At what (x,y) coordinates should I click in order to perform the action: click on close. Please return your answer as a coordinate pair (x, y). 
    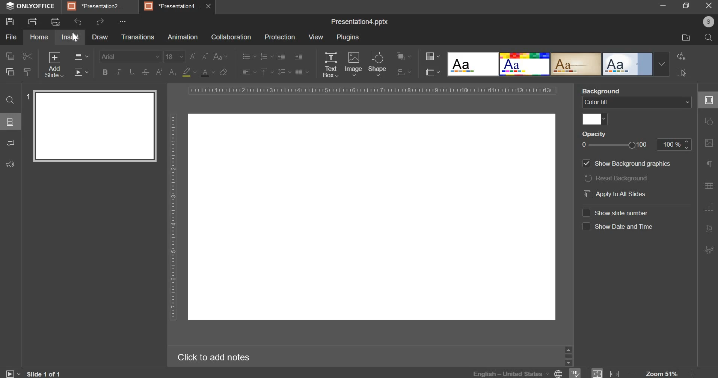
    Looking at the image, I should click on (709, 6).